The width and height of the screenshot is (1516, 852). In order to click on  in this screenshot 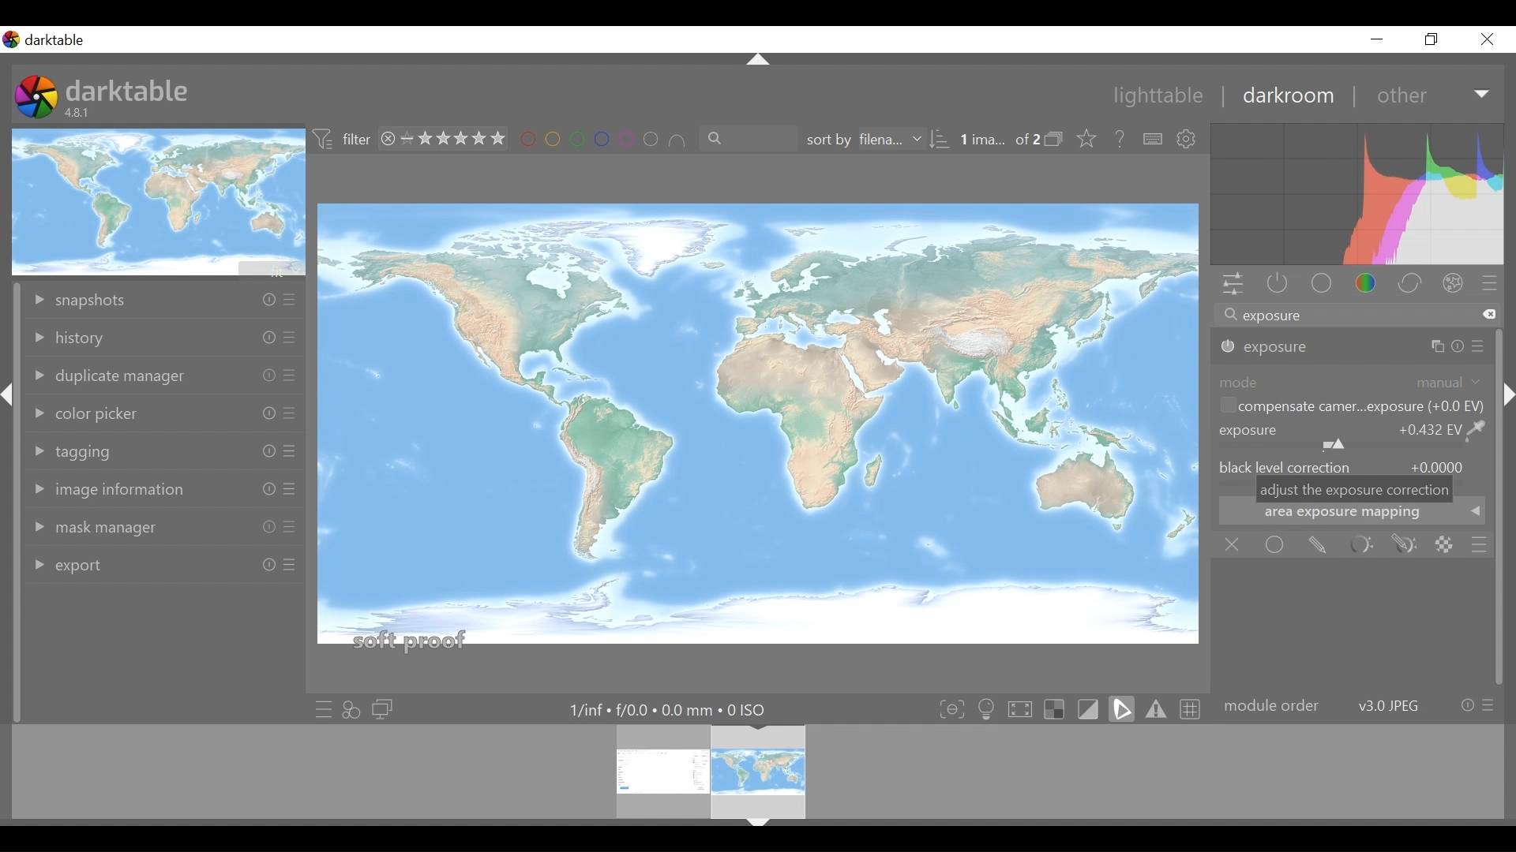, I will do `click(264, 528)`.